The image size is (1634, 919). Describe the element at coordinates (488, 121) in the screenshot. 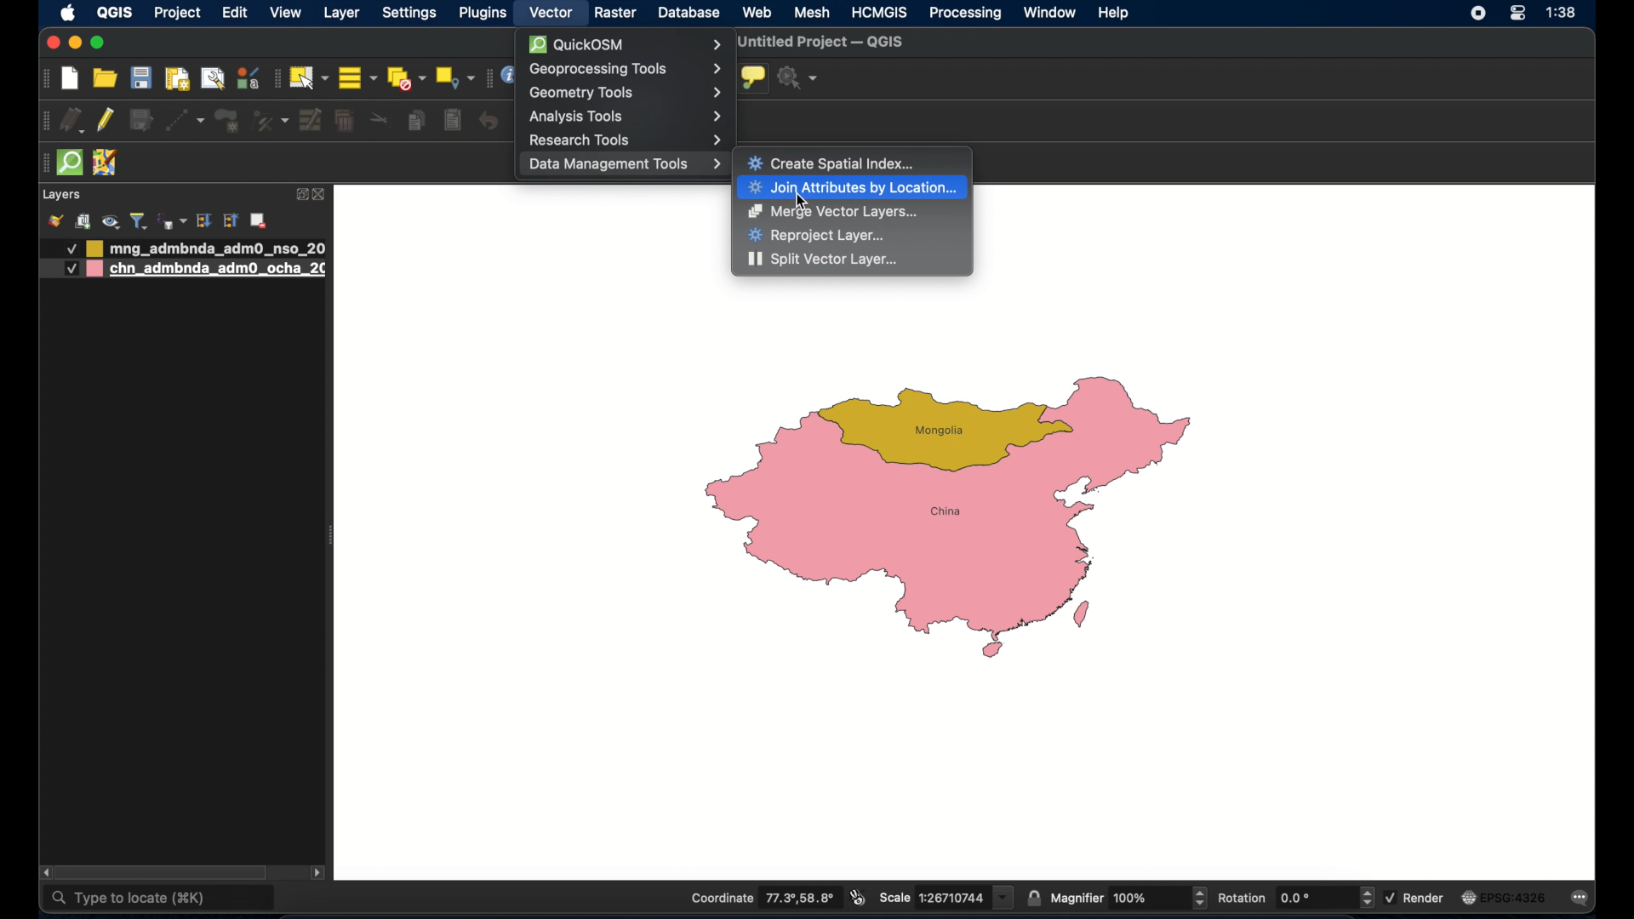

I see `undo` at that location.